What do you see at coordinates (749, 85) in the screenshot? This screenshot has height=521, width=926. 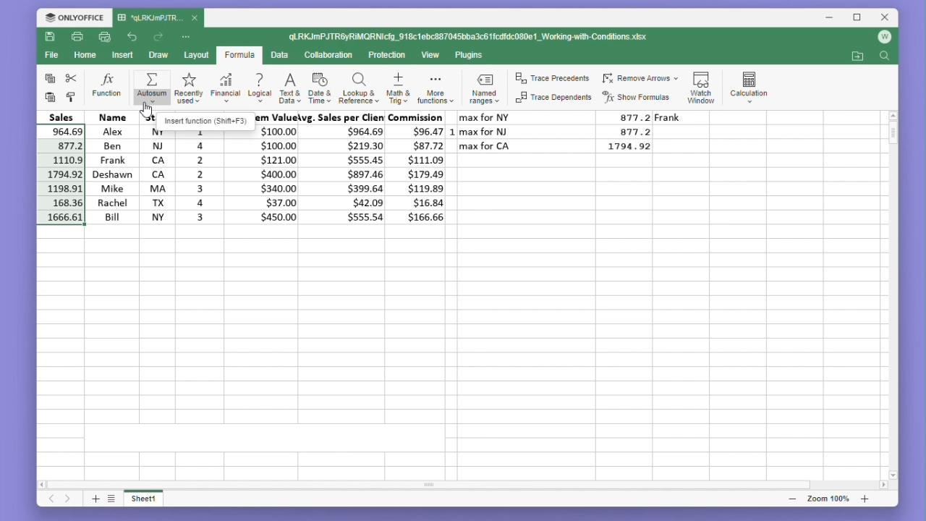 I see `Calculation` at bounding box center [749, 85].